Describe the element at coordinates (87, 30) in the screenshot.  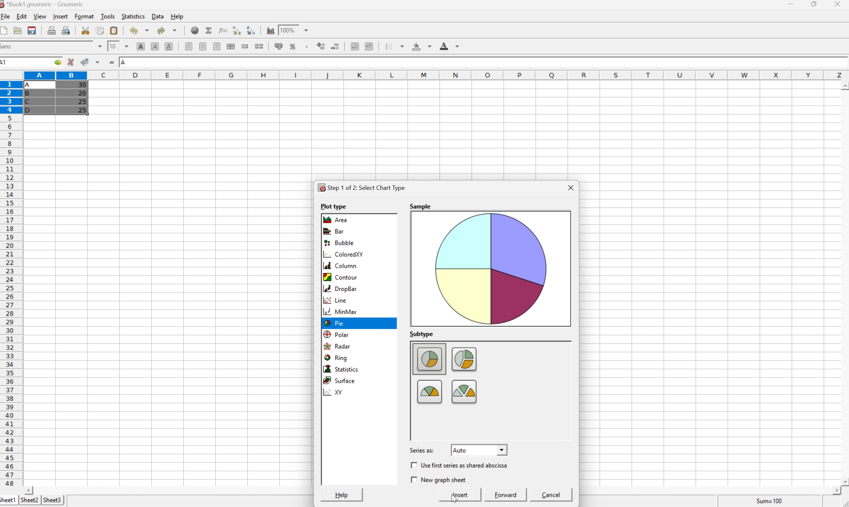
I see `Cut the selection` at that location.